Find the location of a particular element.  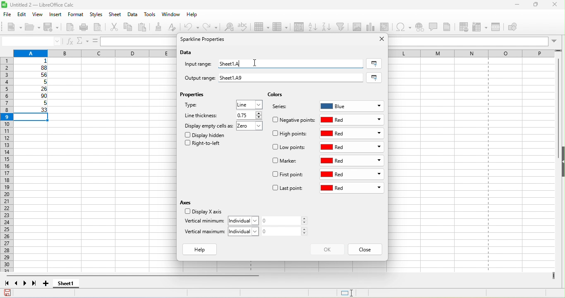

close is located at coordinates (379, 39).